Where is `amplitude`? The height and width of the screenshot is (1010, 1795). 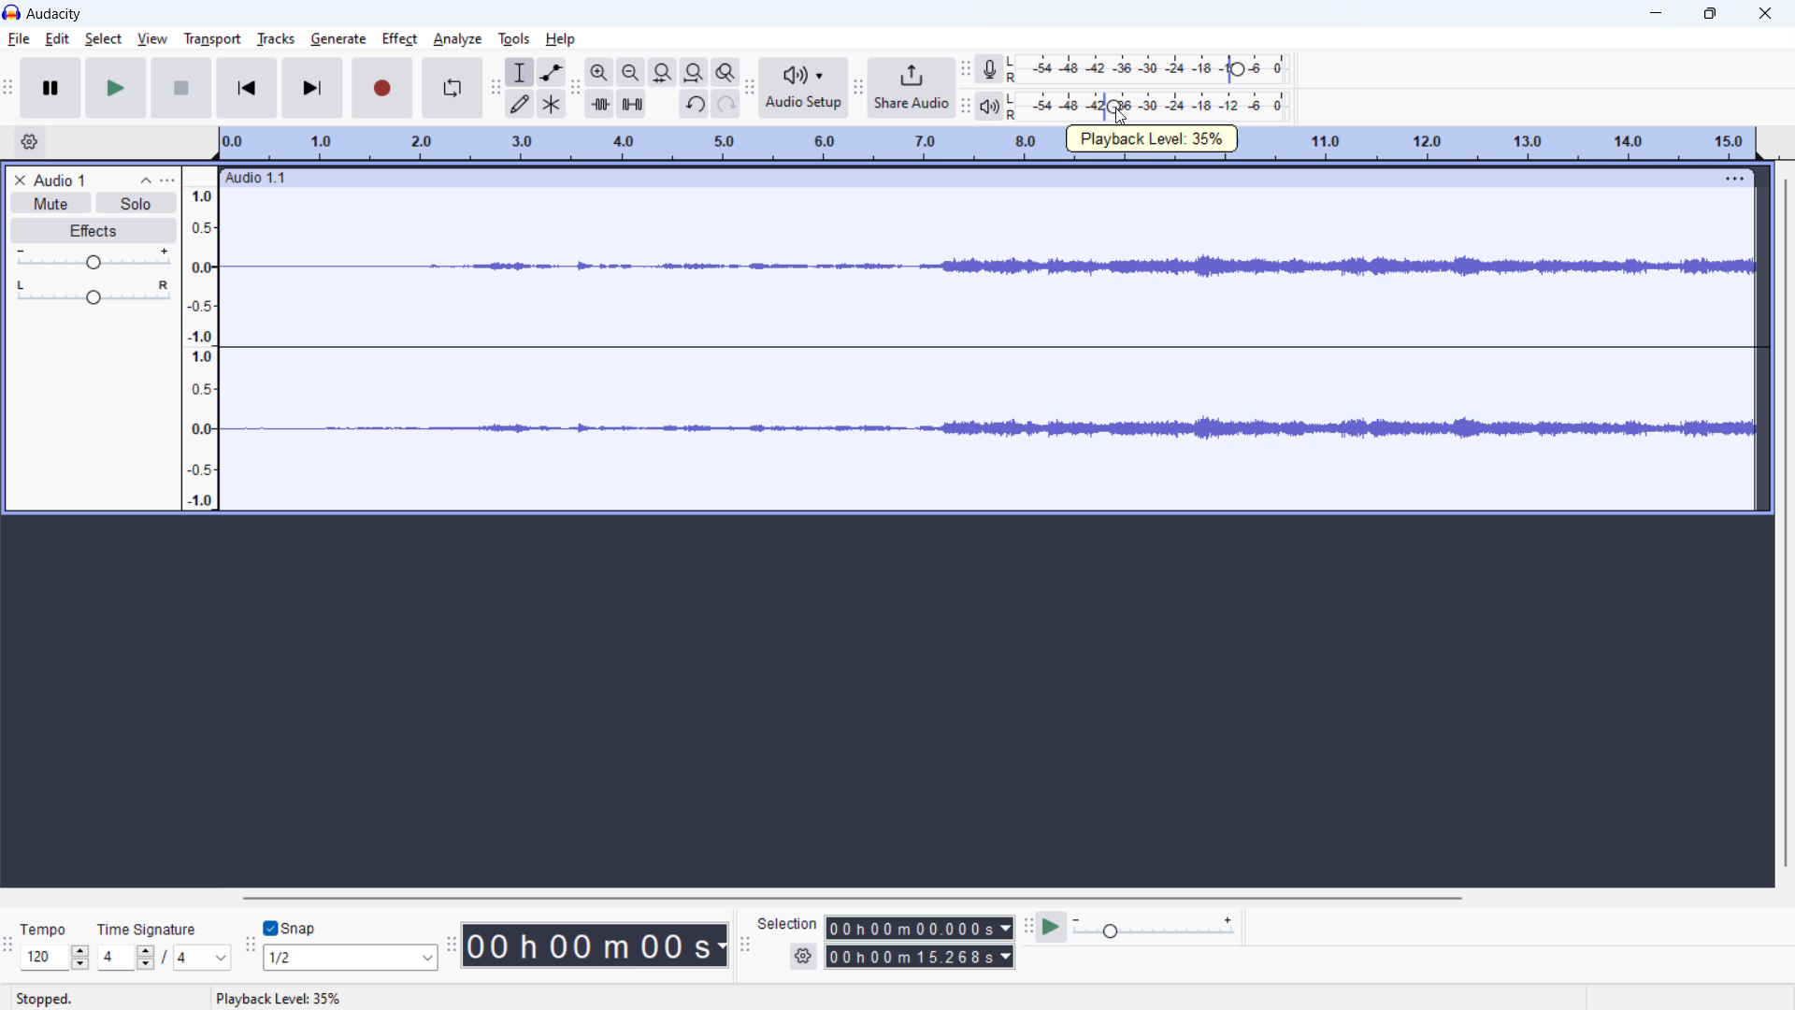
amplitude is located at coordinates (200, 339).